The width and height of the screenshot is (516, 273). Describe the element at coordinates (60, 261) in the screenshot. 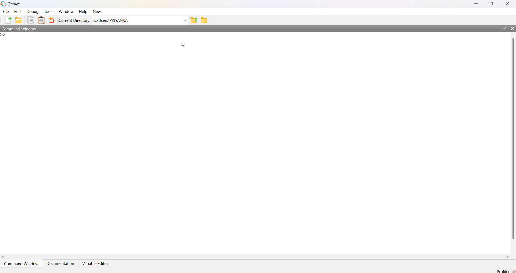

I see `Documentation` at that location.